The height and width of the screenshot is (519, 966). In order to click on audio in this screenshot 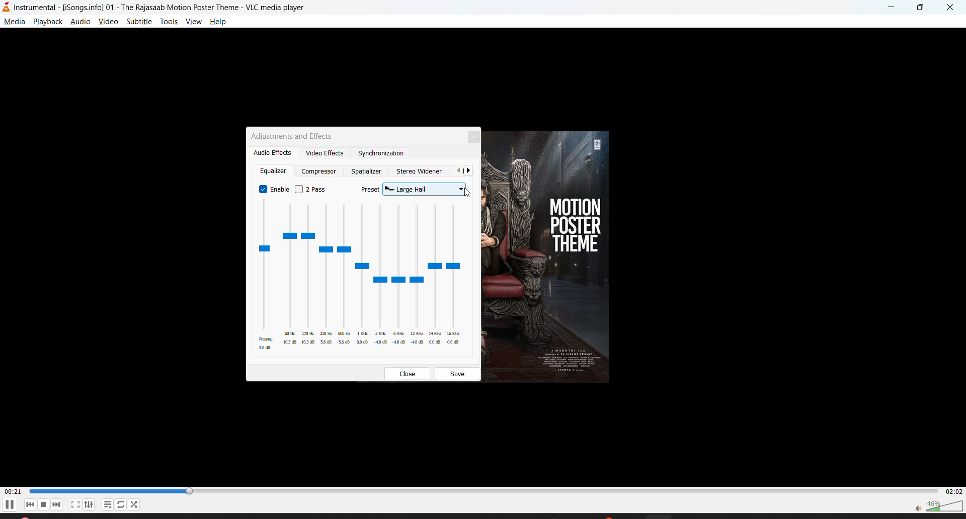, I will do `click(82, 22)`.